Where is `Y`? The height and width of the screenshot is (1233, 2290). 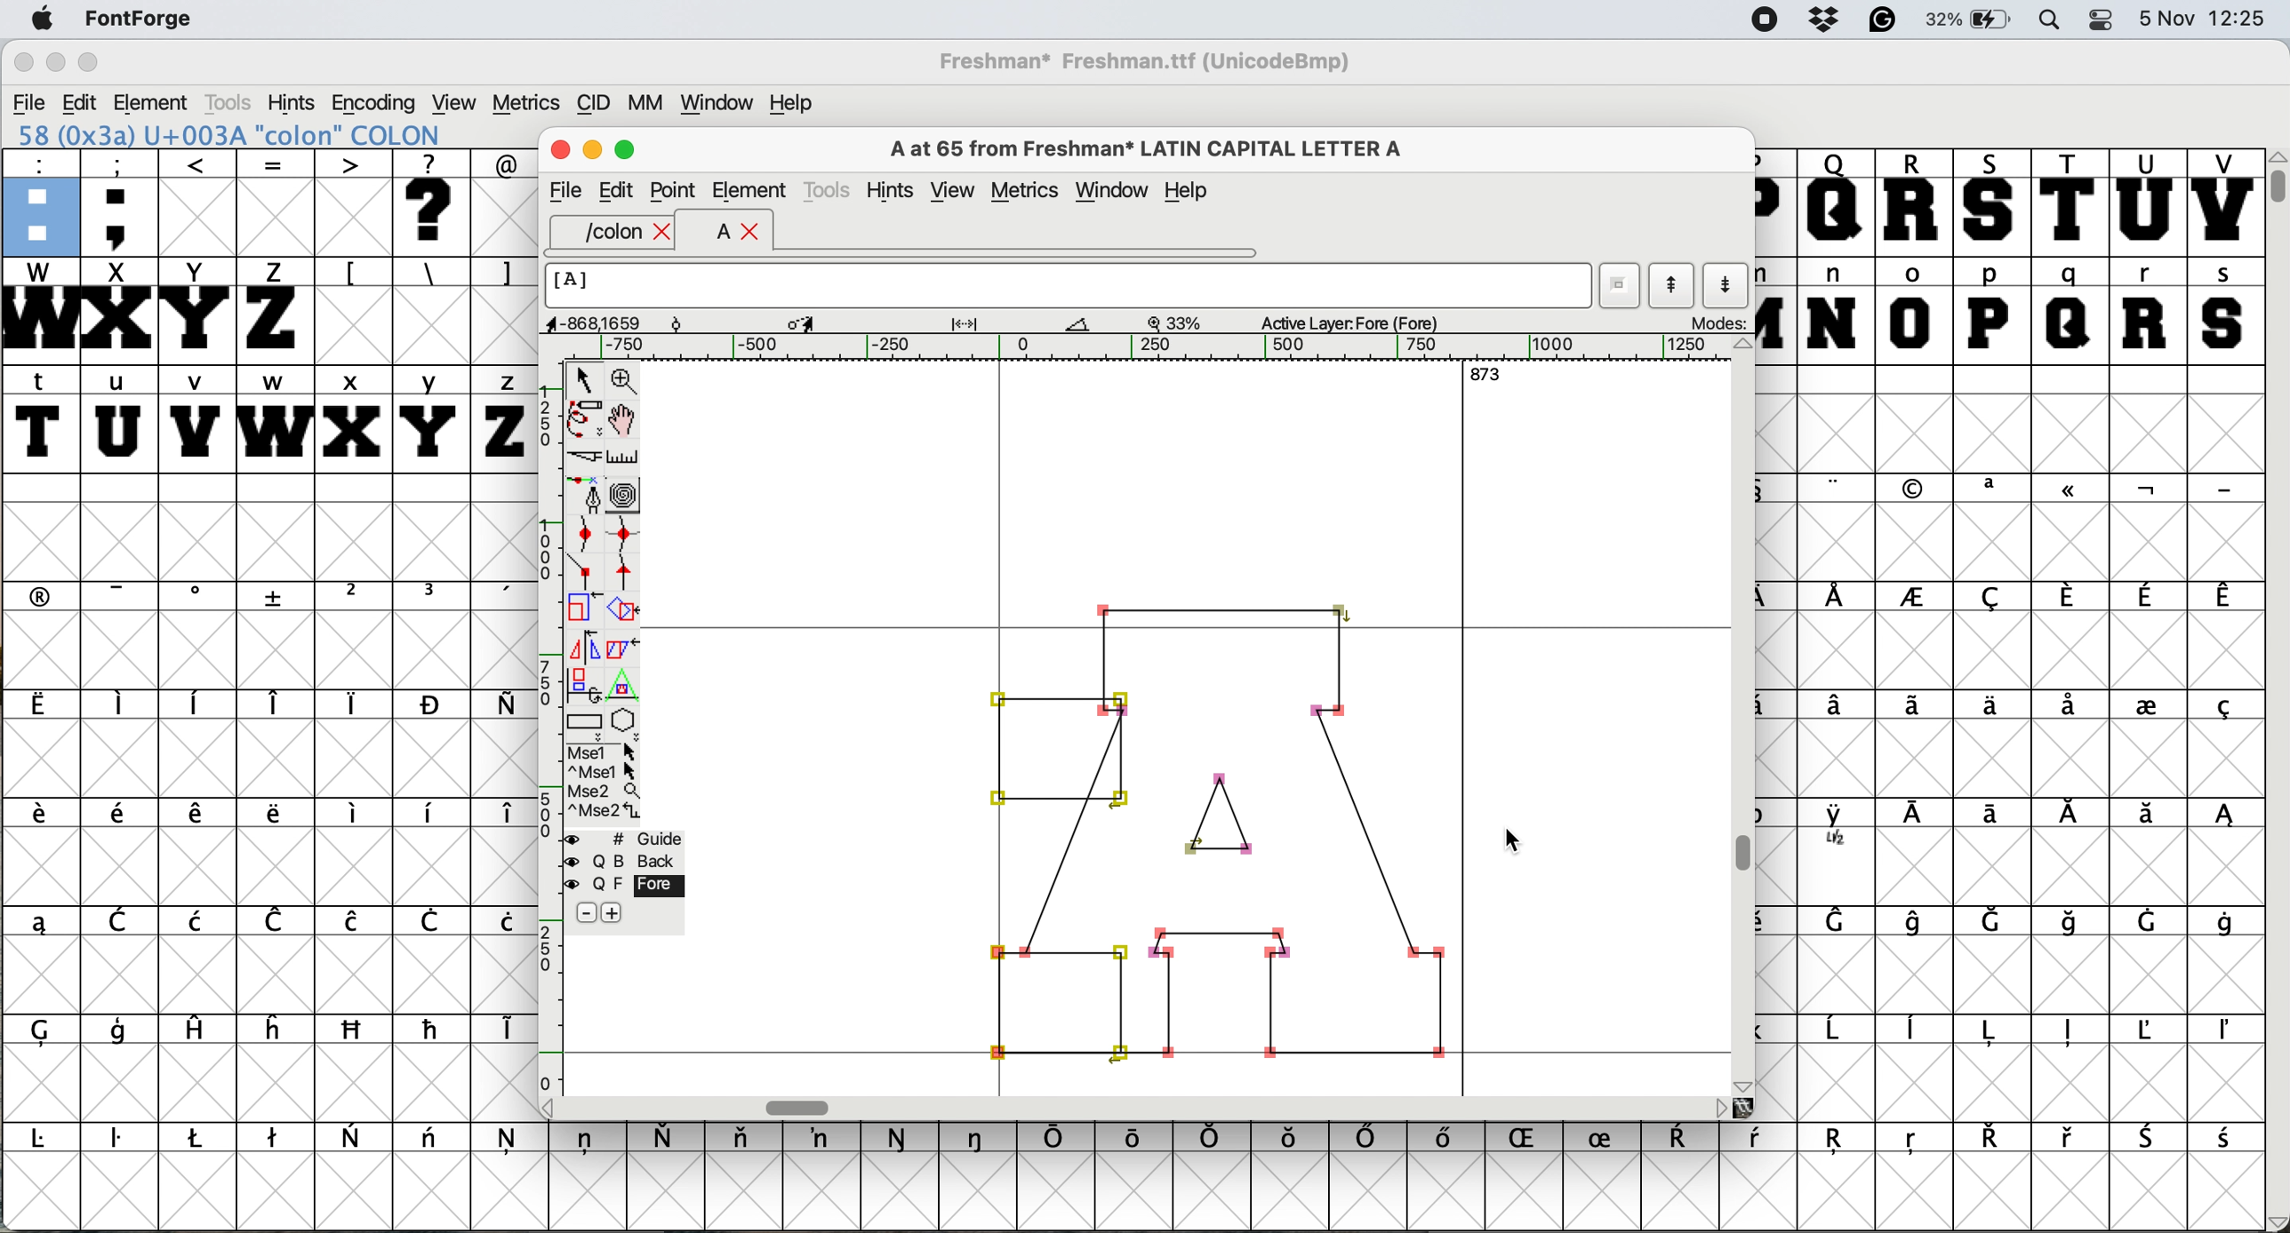 Y is located at coordinates (198, 310).